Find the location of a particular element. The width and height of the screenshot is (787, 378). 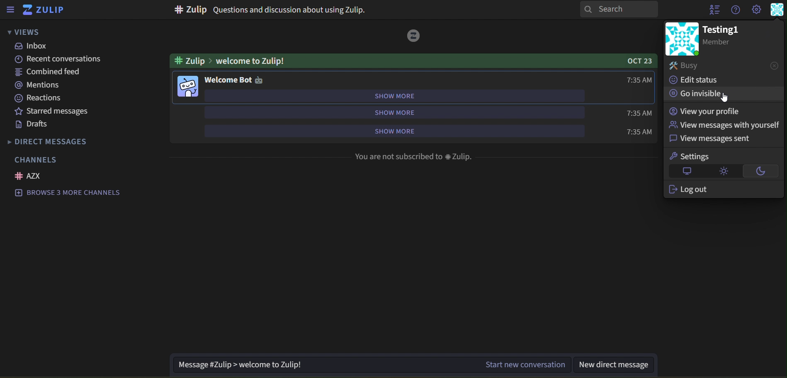

show more is located at coordinates (392, 112).